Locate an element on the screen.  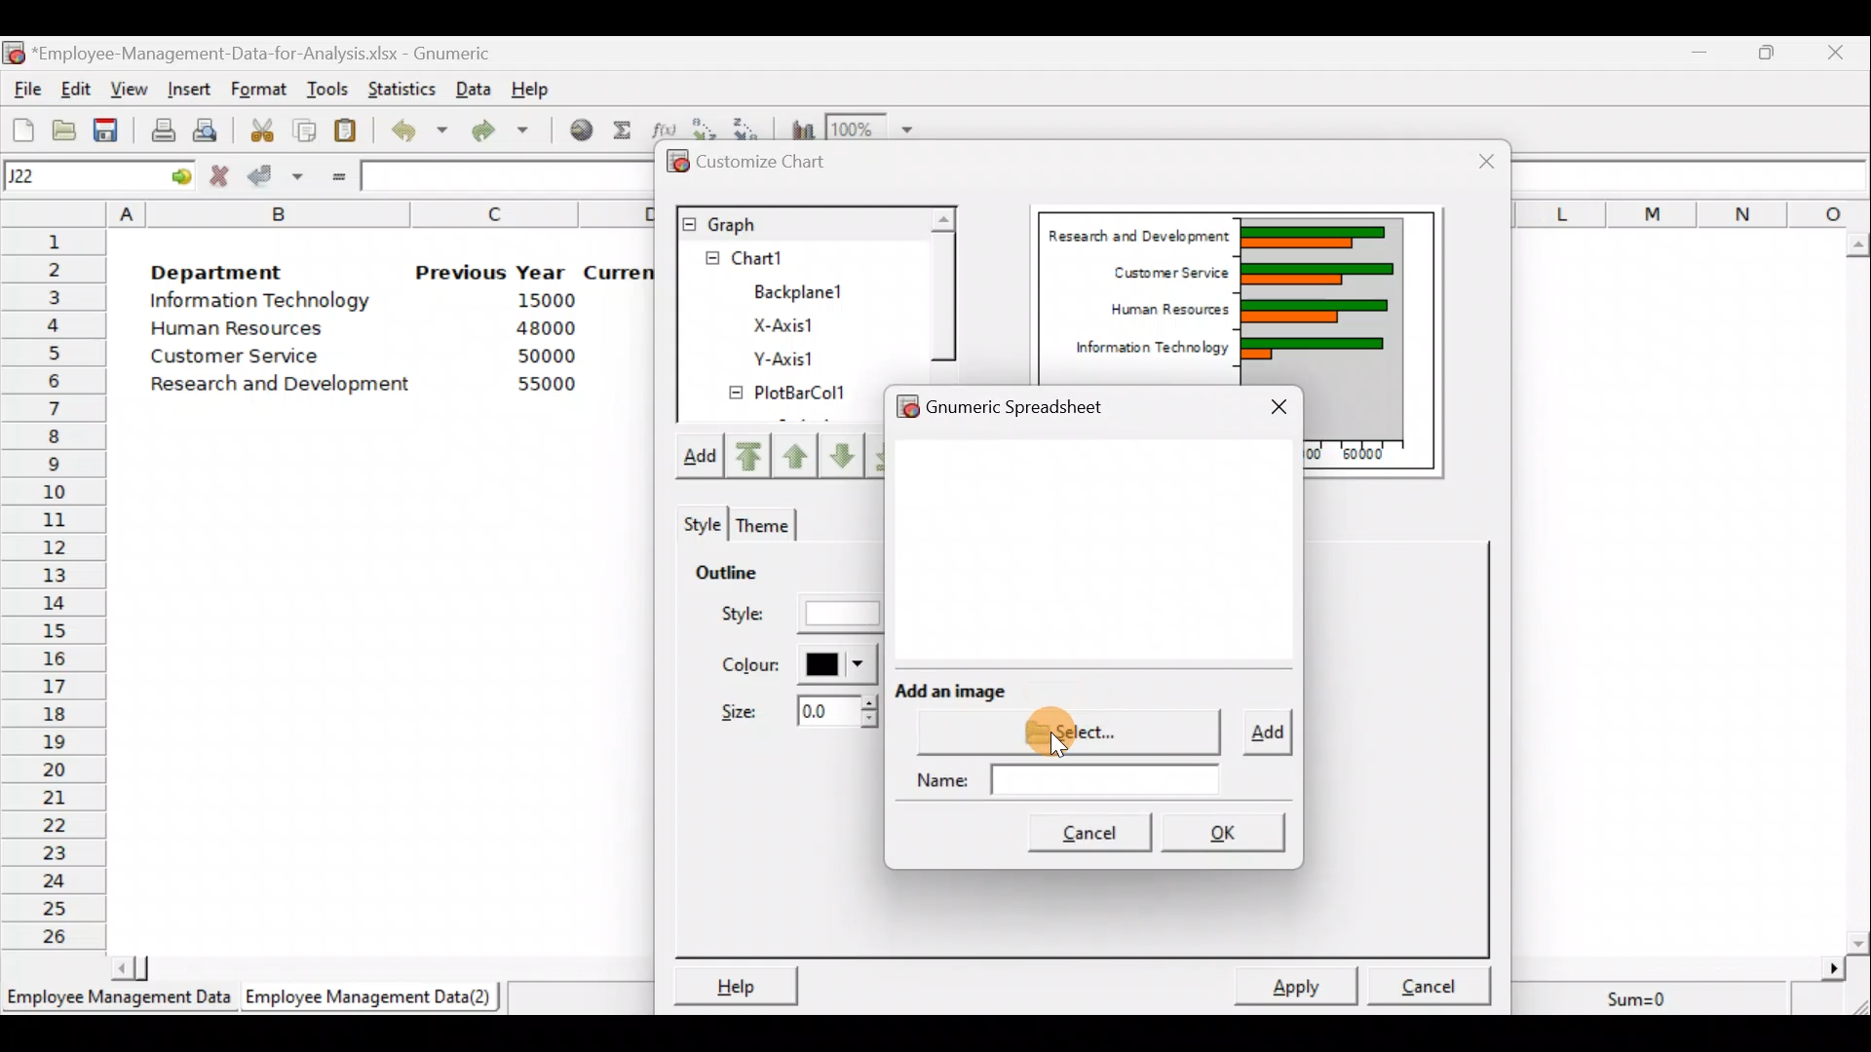
Customize chart is located at coordinates (760, 163).